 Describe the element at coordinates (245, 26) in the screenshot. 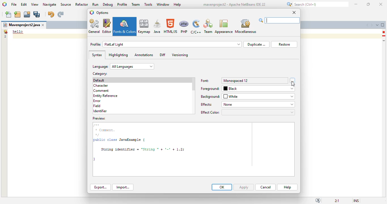

I see `miscellaneous` at that location.